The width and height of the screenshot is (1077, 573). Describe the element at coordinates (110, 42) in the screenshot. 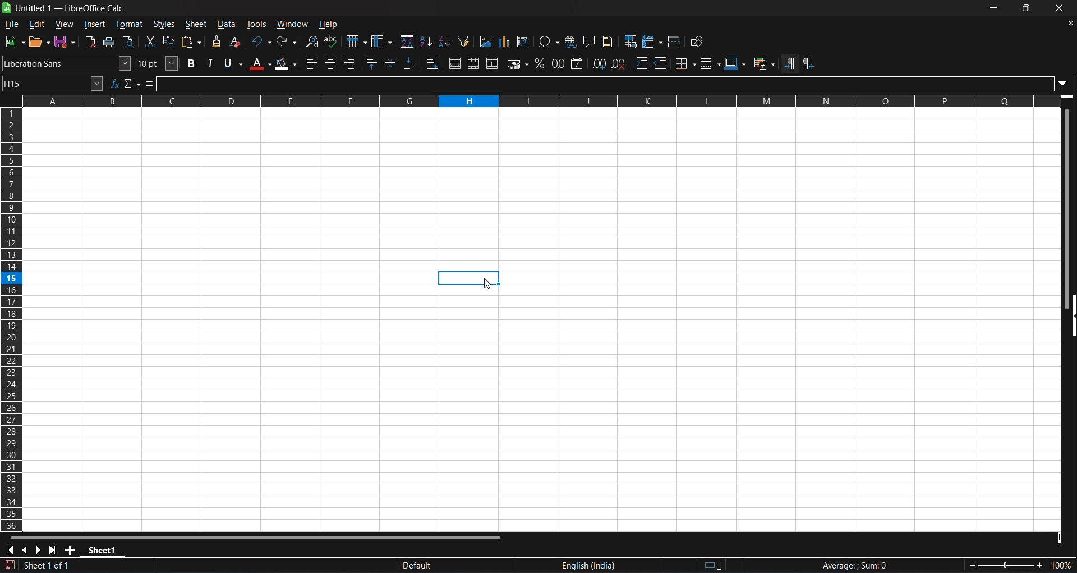

I see `print` at that location.